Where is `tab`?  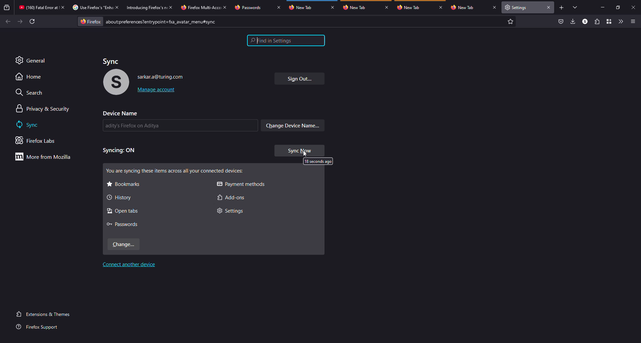
tab is located at coordinates (146, 7).